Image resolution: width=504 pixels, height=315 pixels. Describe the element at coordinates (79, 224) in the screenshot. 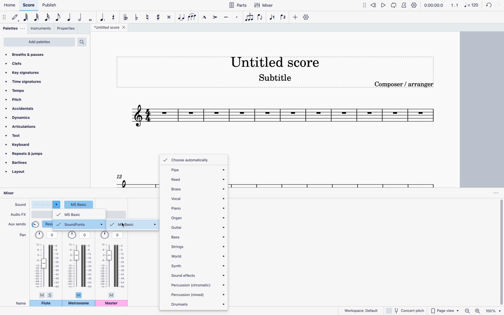

I see `soundfonts` at that location.